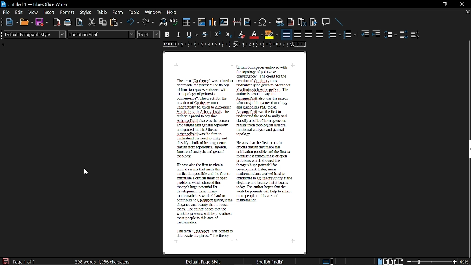 This screenshot has width=471, height=265. Describe the element at coordinates (241, 35) in the screenshot. I see `Eraser` at that location.